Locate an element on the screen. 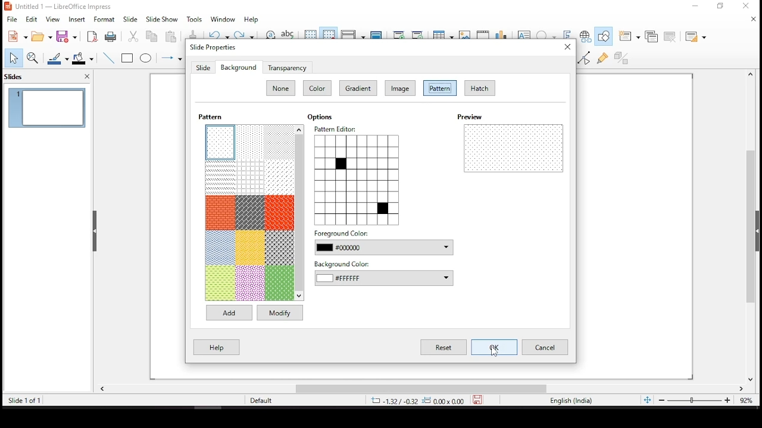  pattern is located at coordinates (280, 283).